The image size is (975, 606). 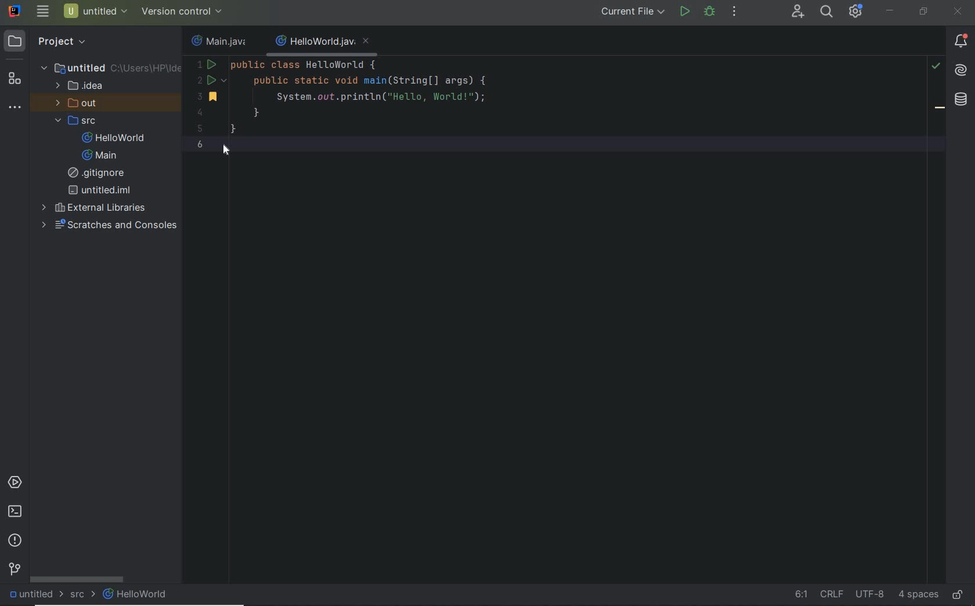 I want to click on src, so click(x=78, y=120).